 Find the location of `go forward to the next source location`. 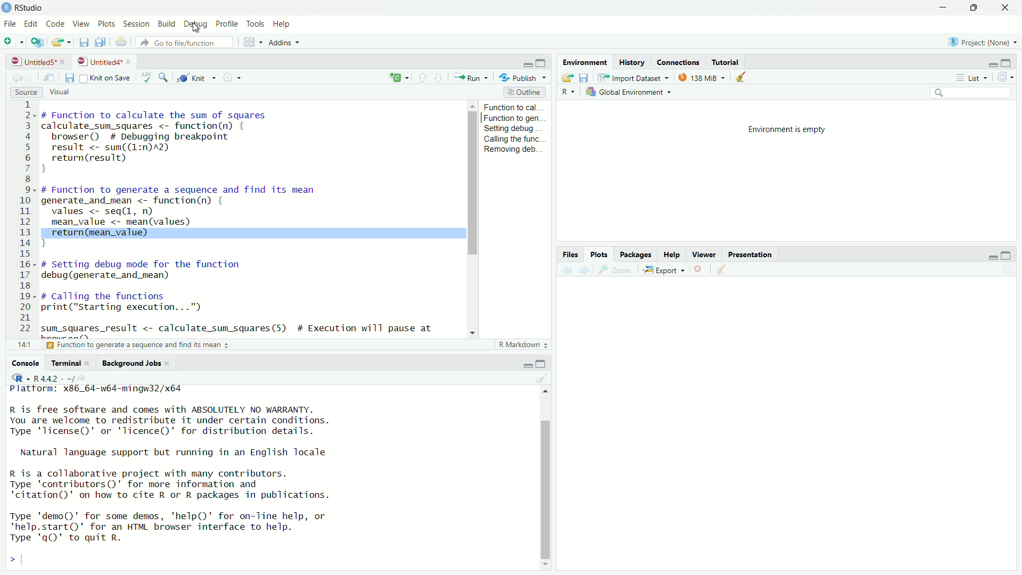

go forward to the next source location is located at coordinates (31, 76).